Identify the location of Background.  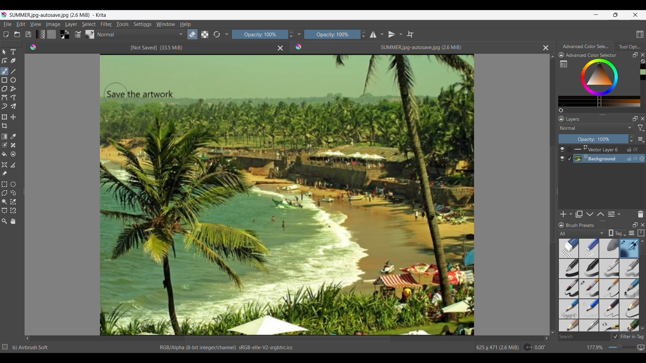
(610, 159).